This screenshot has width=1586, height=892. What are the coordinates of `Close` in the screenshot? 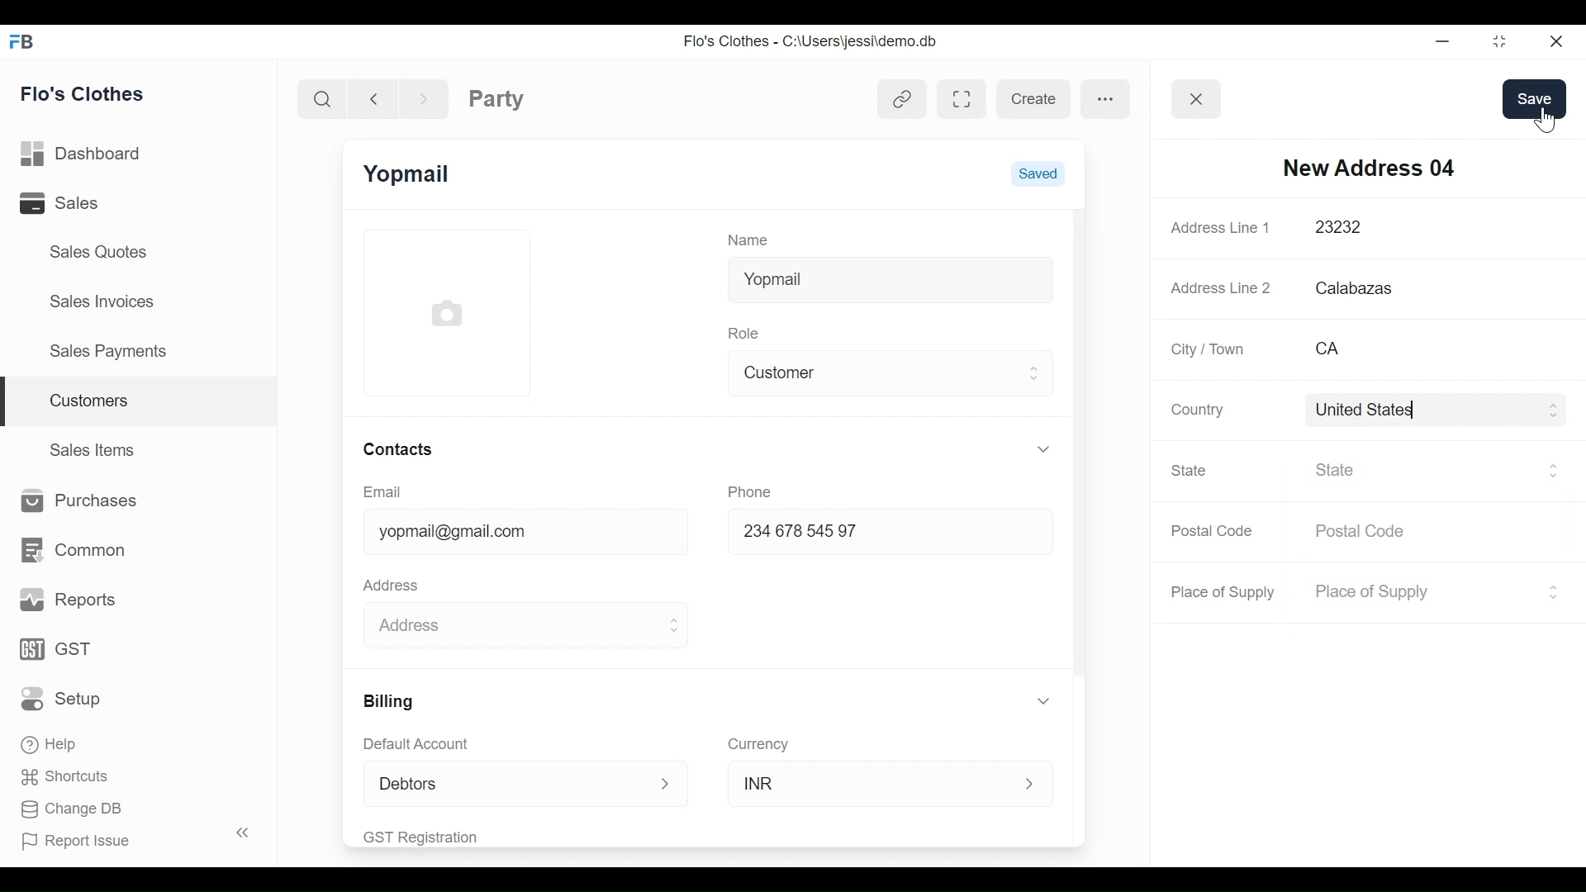 It's located at (1554, 40).